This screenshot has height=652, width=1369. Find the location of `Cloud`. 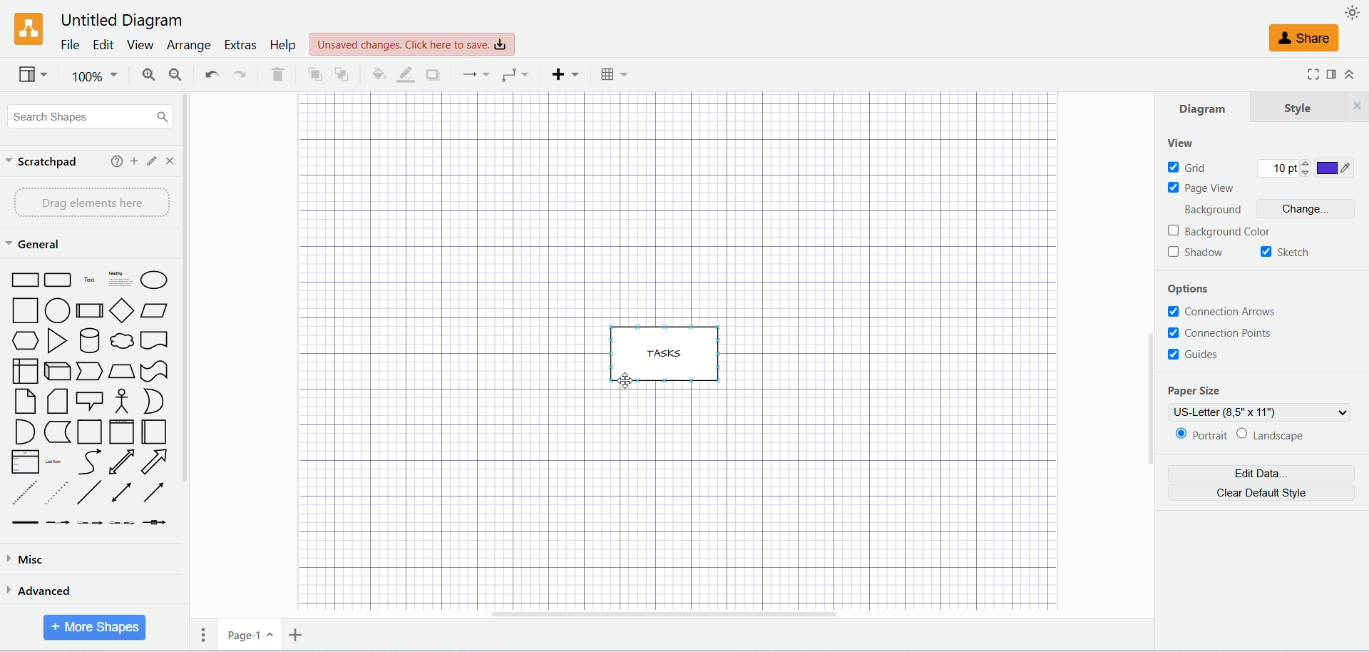

Cloud is located at coordinates (121, 340).